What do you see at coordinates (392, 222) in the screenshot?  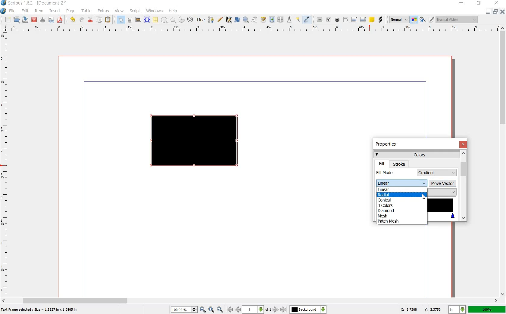 I see `patch mesh` at bounding box center [392, 222].